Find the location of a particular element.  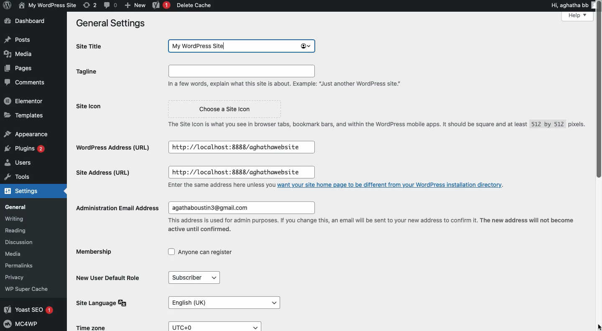

Revision is located at coordinates (90, 5).